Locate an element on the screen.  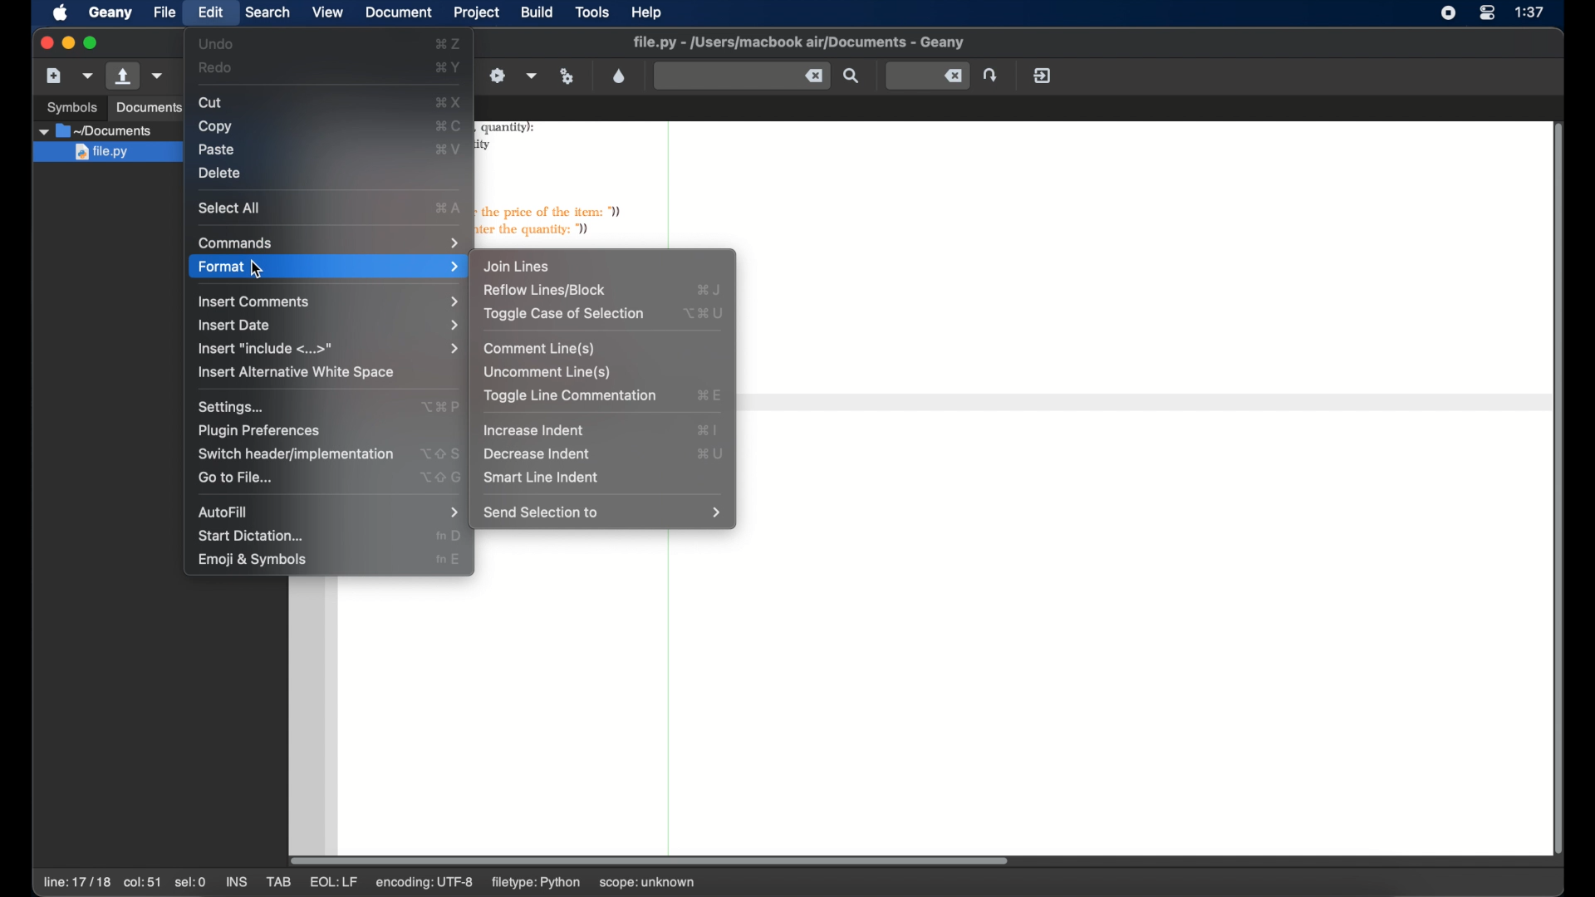
time is located at coordinates (1531, 12).